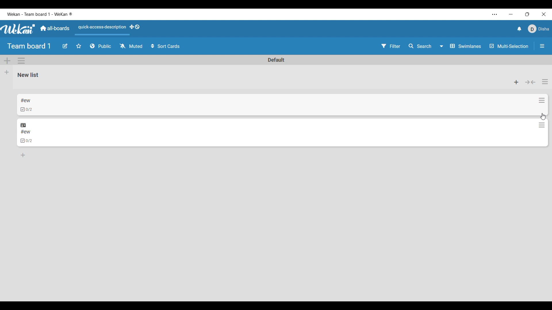  Describe the element at coordinates (542, 46) in the screenshot. I see `Close/Open sidebar` at that location.